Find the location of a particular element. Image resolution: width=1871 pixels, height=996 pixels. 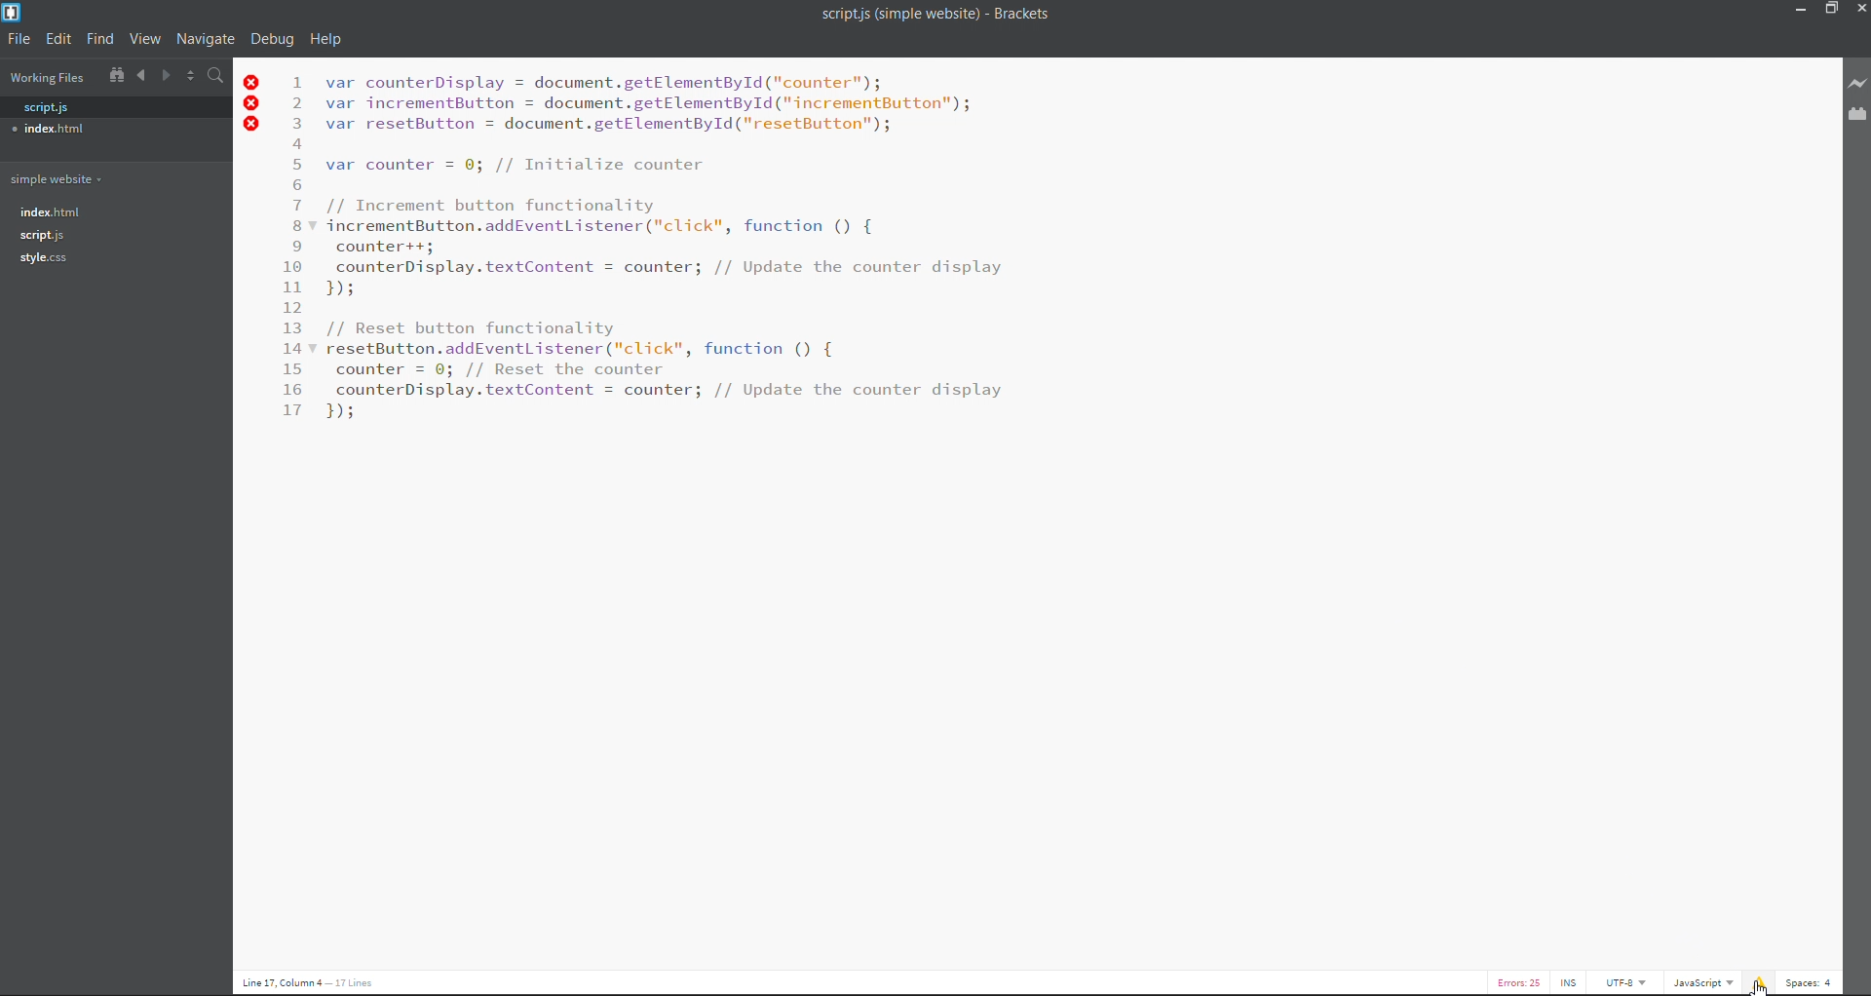

script.js is located at coordinates (45, 236).